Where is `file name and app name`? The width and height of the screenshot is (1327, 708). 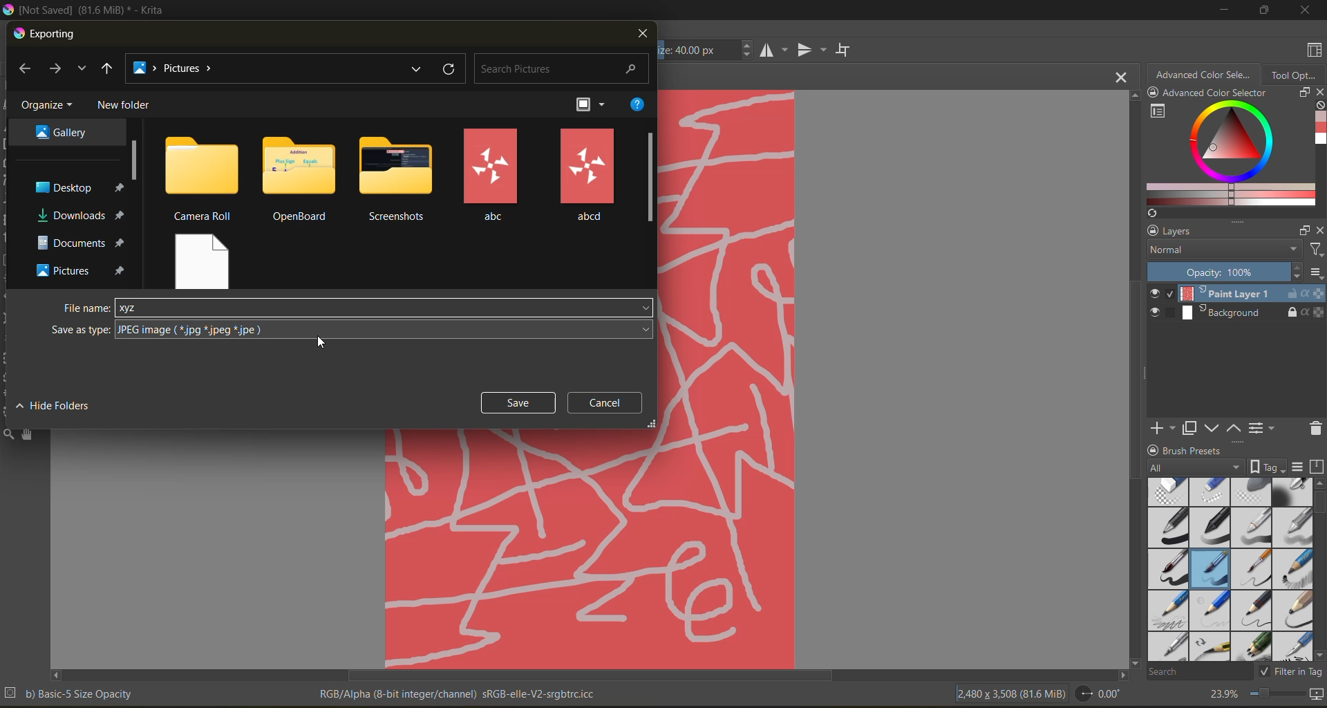
file name and app name is located at coordinates (88, 10).